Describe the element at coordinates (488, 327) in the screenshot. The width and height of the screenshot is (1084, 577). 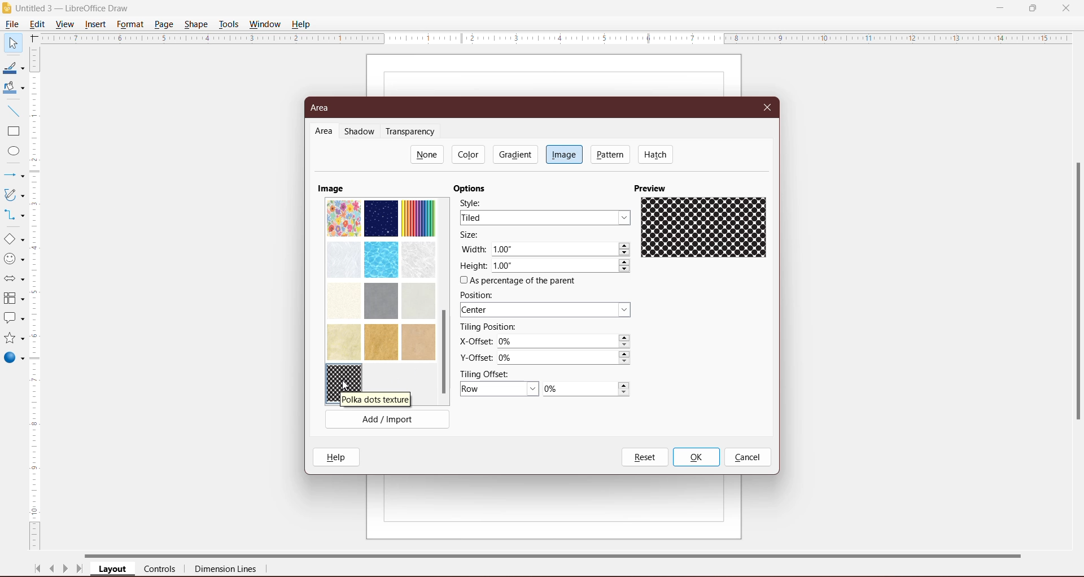
I see `Tiling Position` at that location.